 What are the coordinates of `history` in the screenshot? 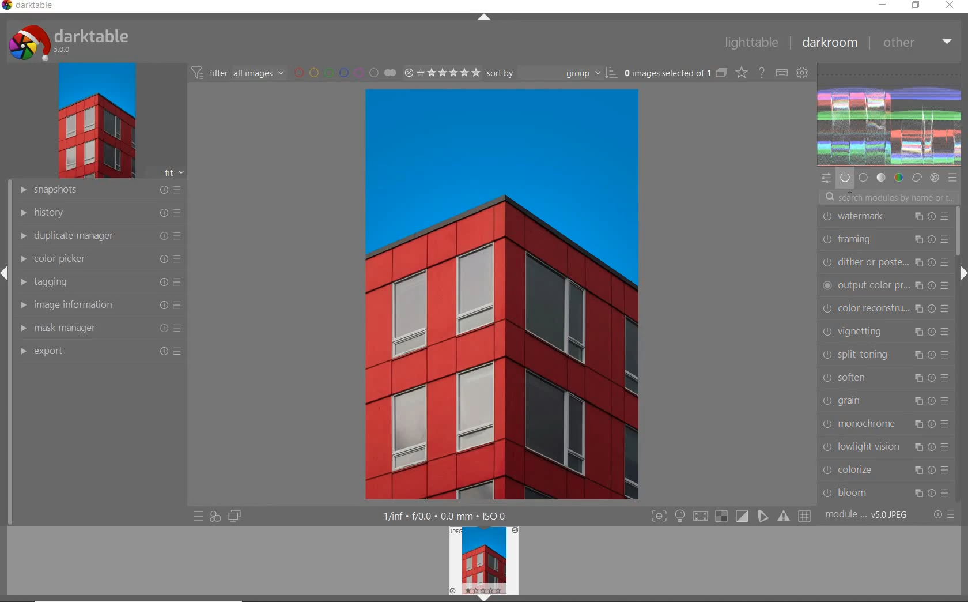 It's located at (99, 212).